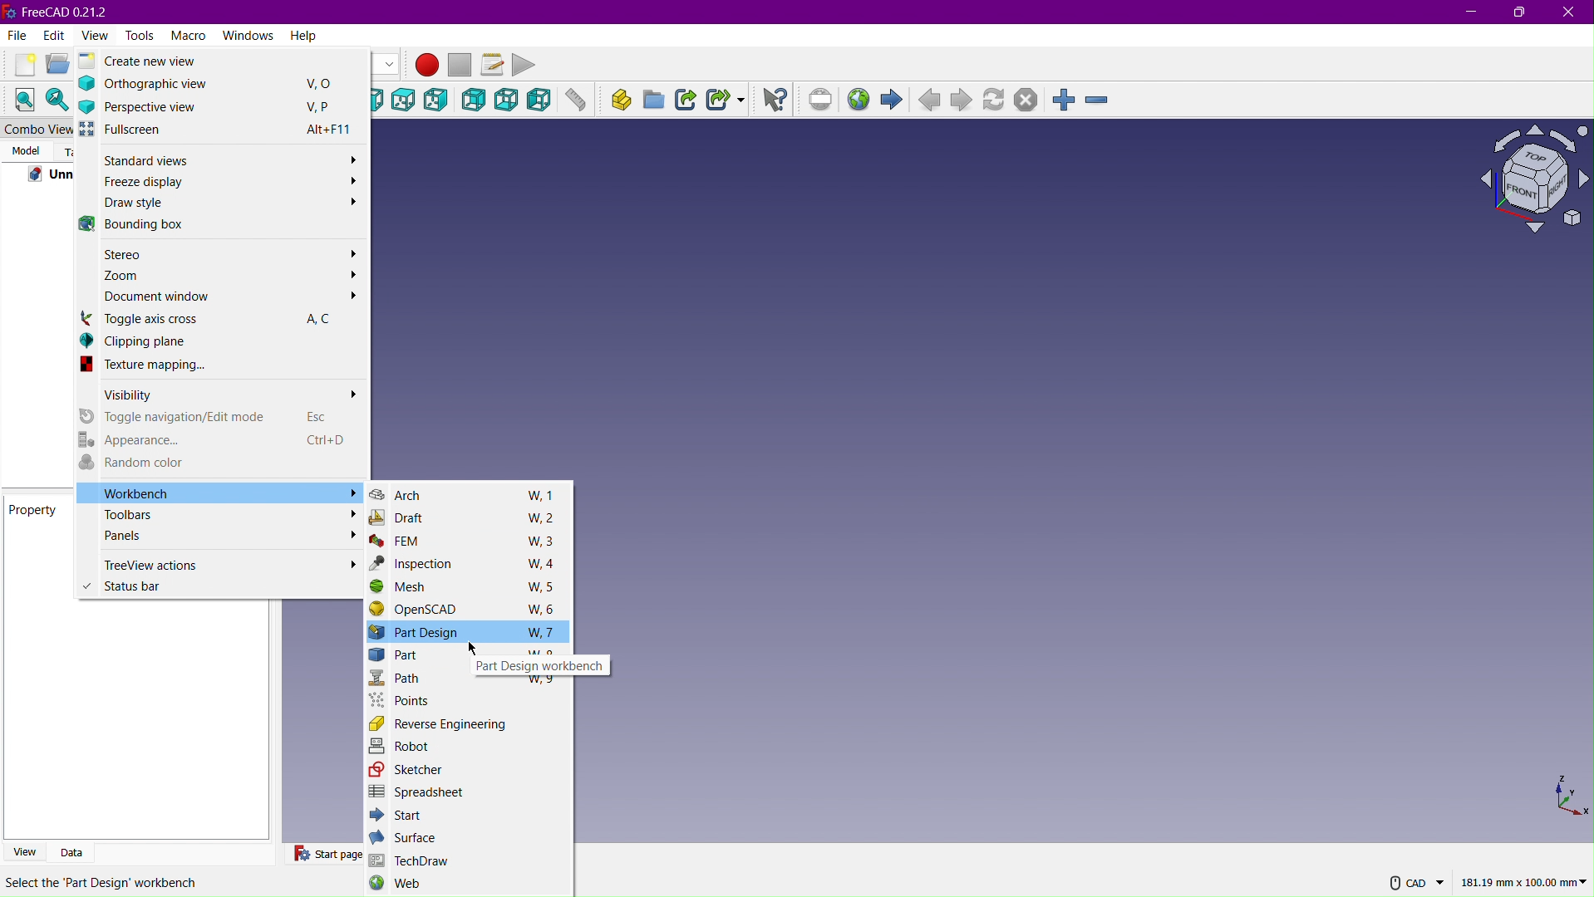  Describe the element at coordinates (1414, 879) in the screenshot. I see `CAD` at that location.